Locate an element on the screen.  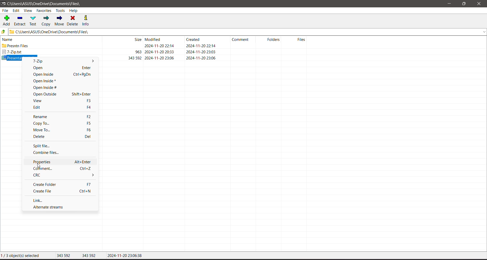
Add is located at coordinates (7, 20).